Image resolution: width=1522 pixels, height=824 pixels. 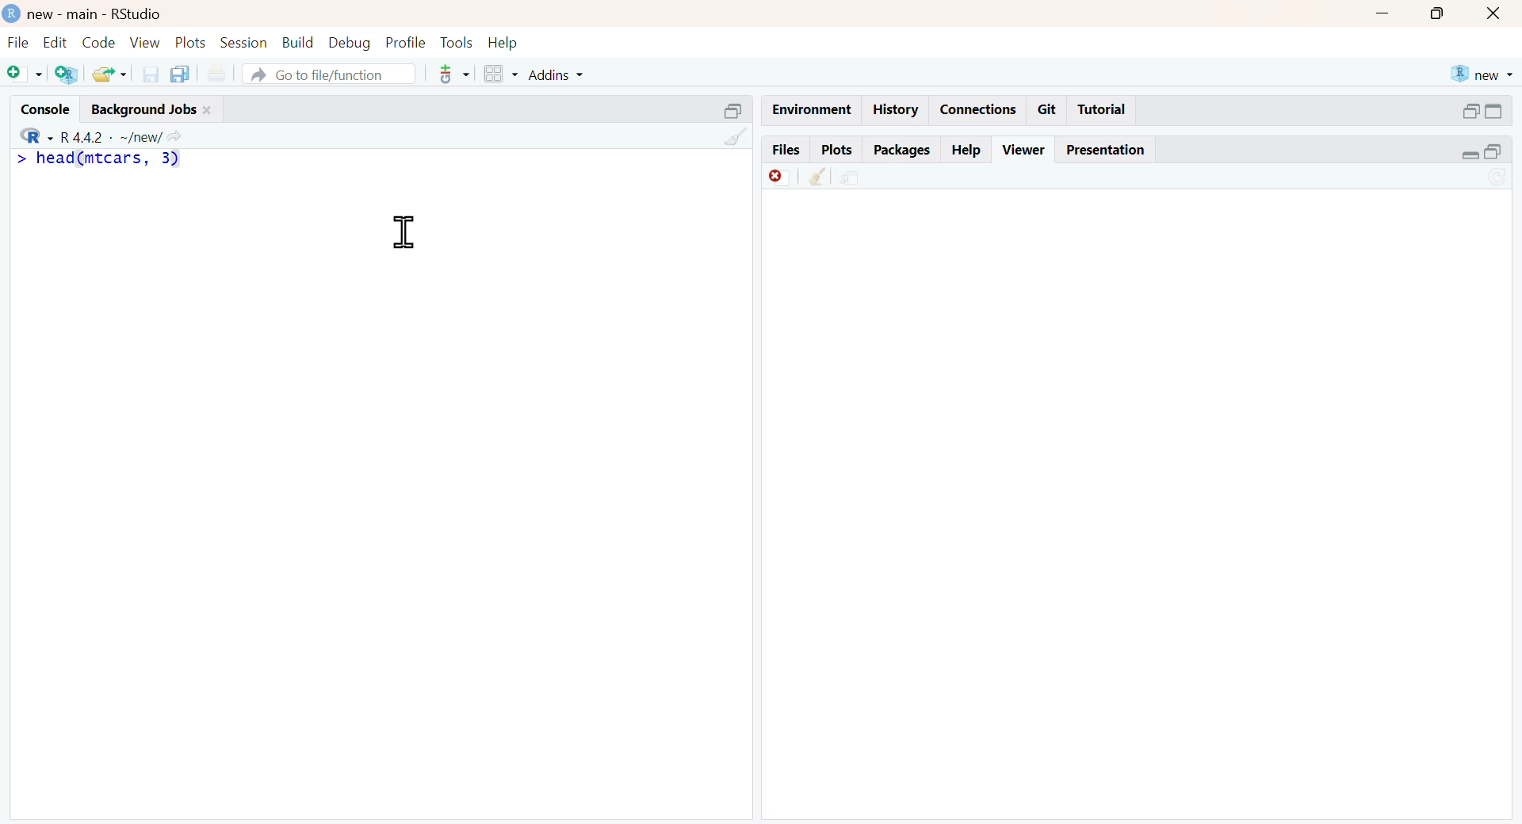 I want to click on Git, so click(x=1048, y=109).